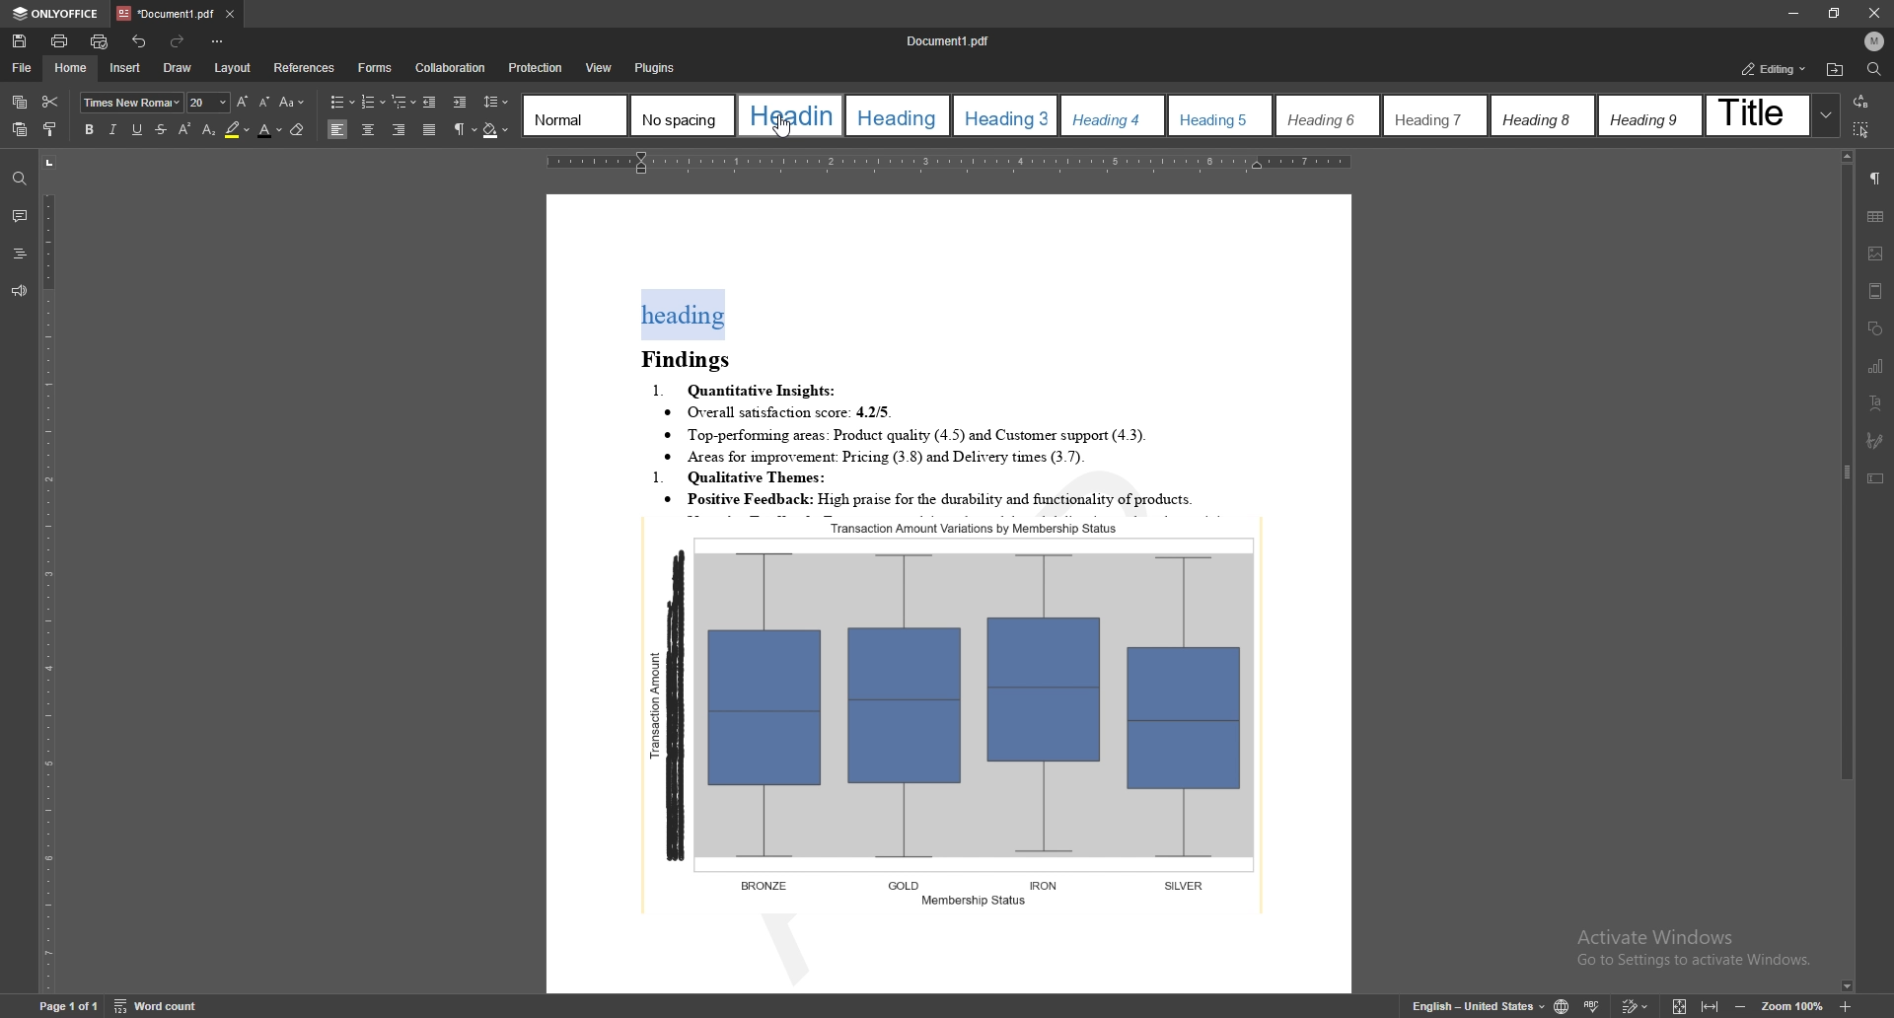 The width and height of the screenshot is (1894, 1018). What do you see at coordinates (72, 67) in the screenshot?
I see `home` at bounding box center [72, 67].